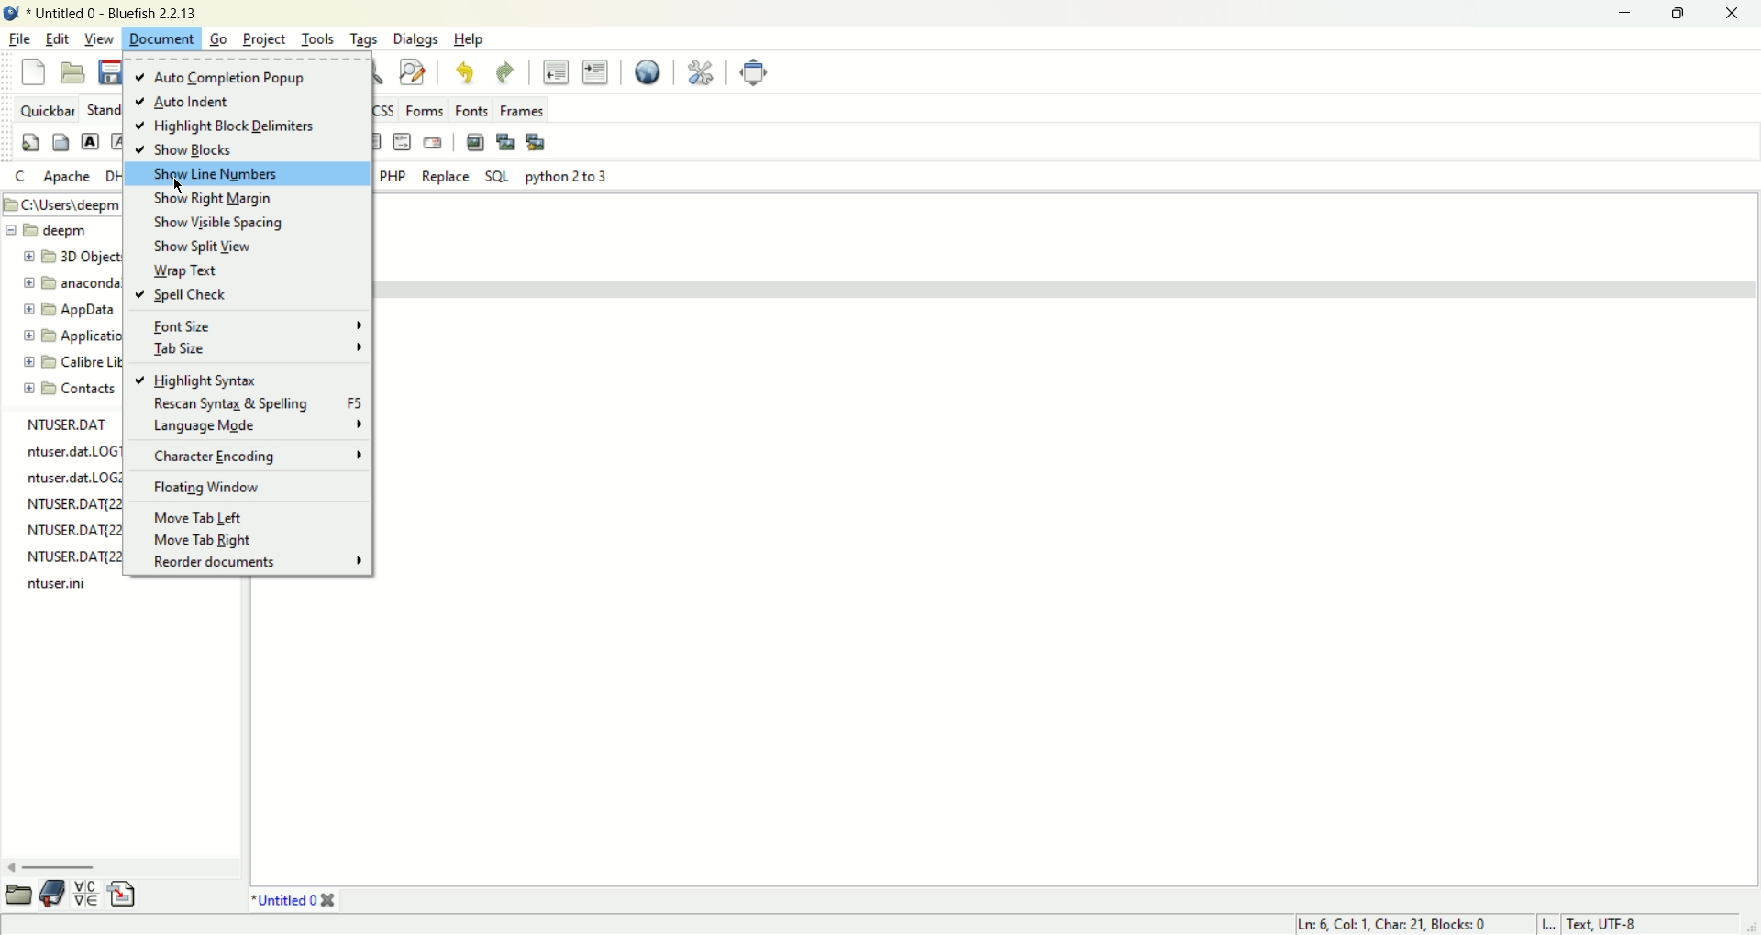 The width and height of the screenshot is (1761, 935). I want to click on NTUSER.DAT{22, so click(71, 555).